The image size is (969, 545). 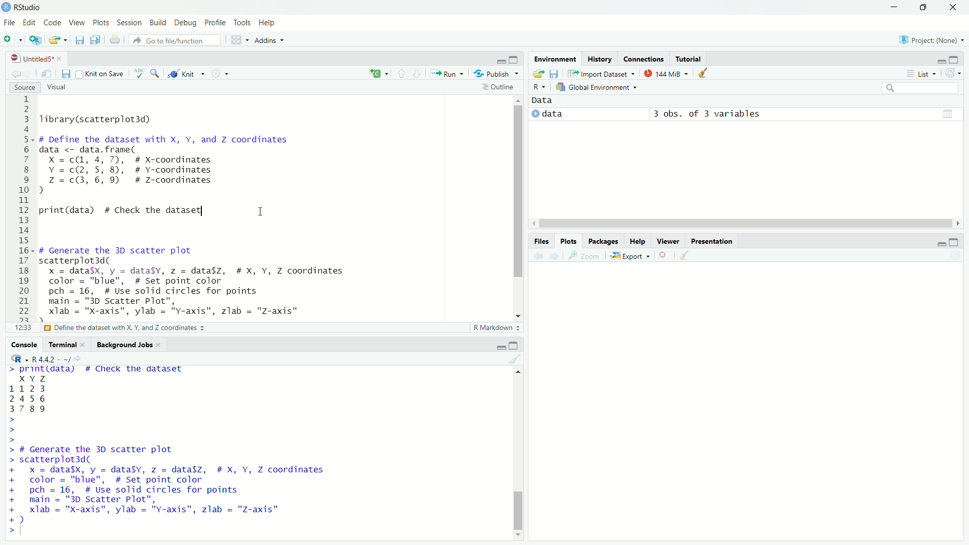 What do you see at coordinates (8, 23) in the screenshot?
I see `file` at bounding box center [8, 23].